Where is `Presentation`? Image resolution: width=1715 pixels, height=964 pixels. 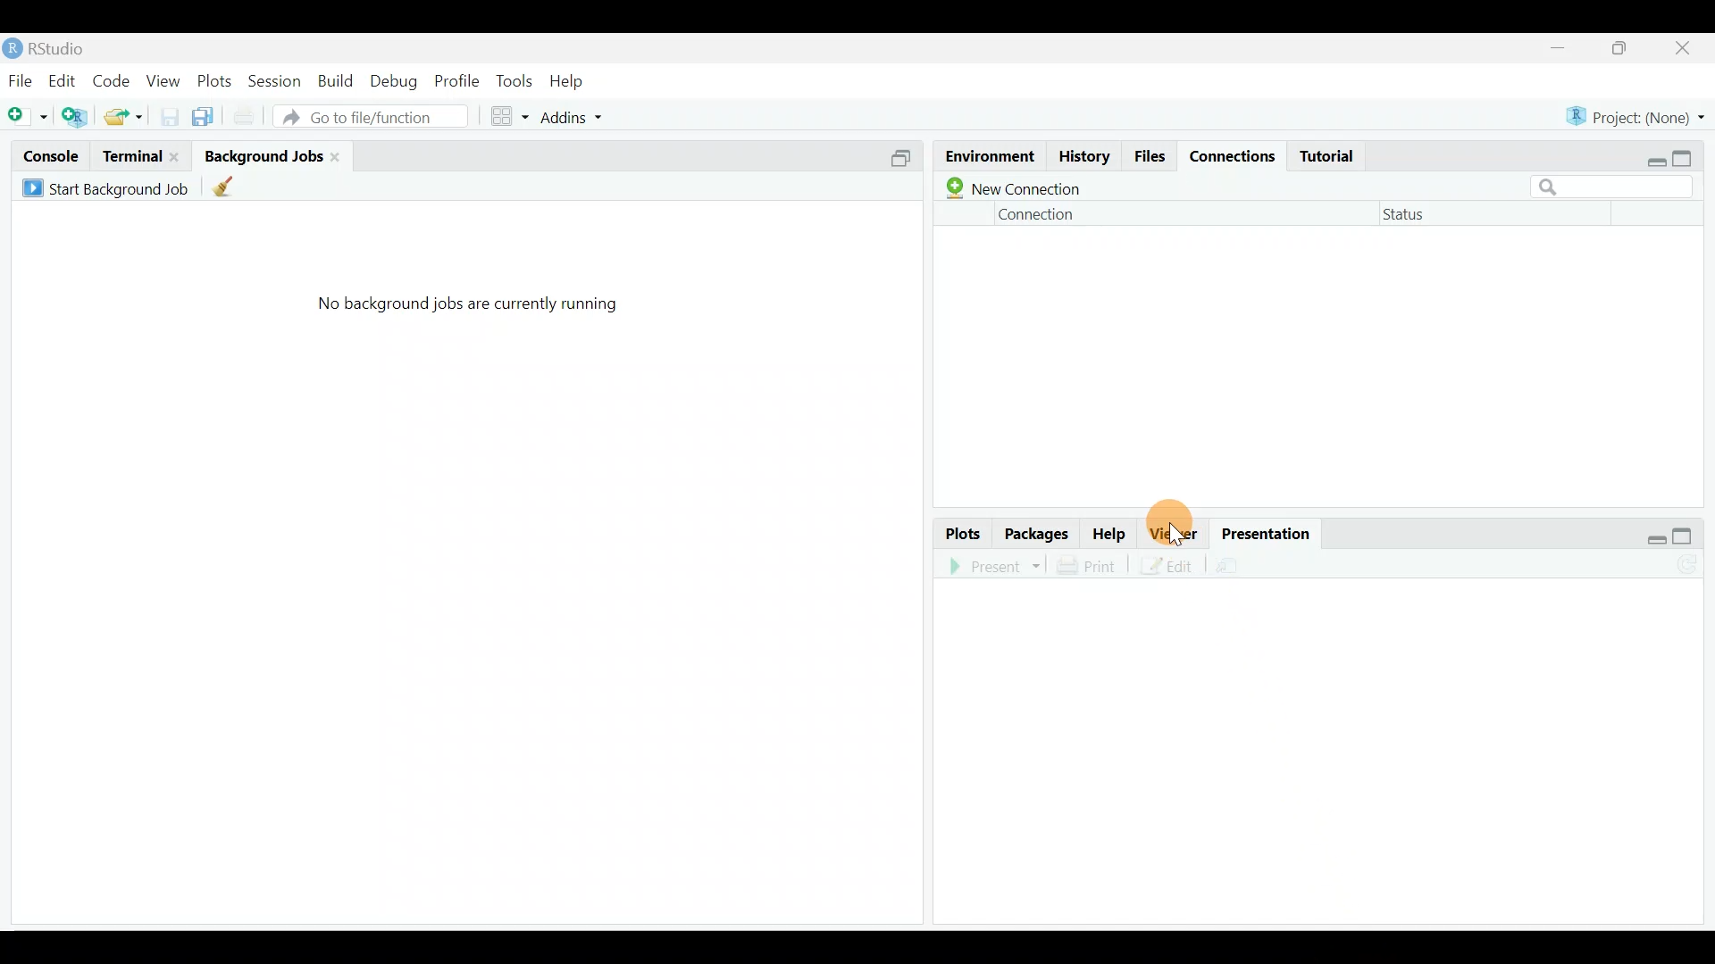
Presentation is located at coordinates (1270, 529).